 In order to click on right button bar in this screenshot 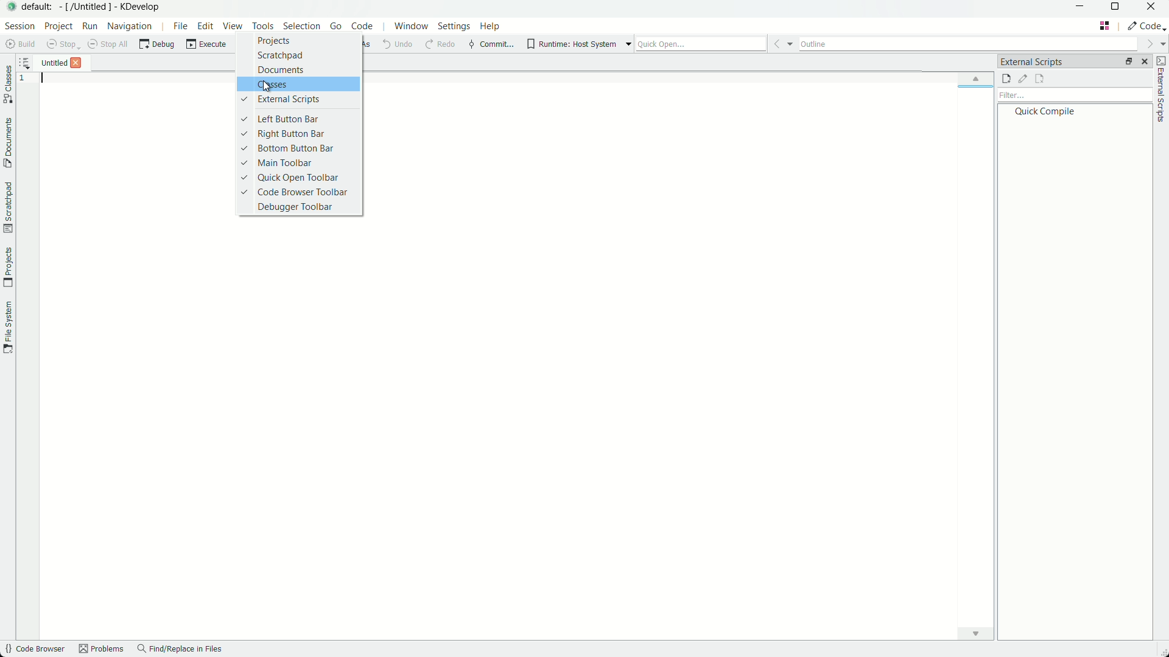, I will do `click(298, 134)`.